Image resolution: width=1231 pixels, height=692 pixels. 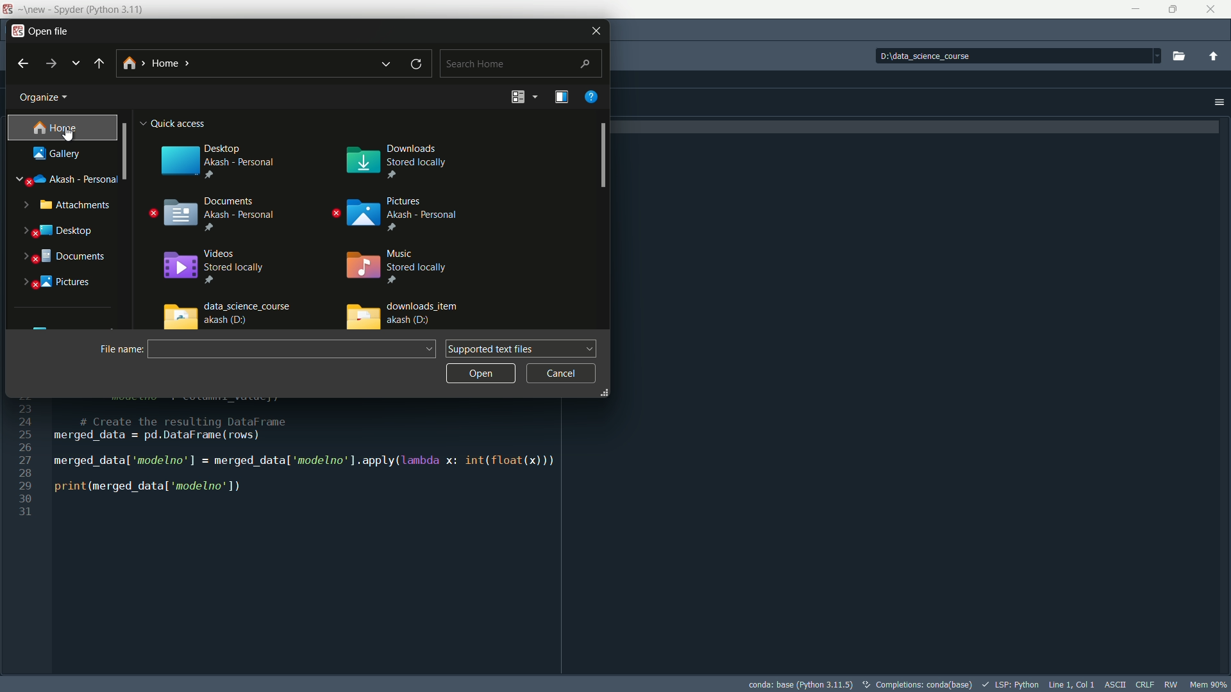 What do you see at coordinates (24, 258) in the screenshot?
I see `expand` at bounding box center [24, 258].